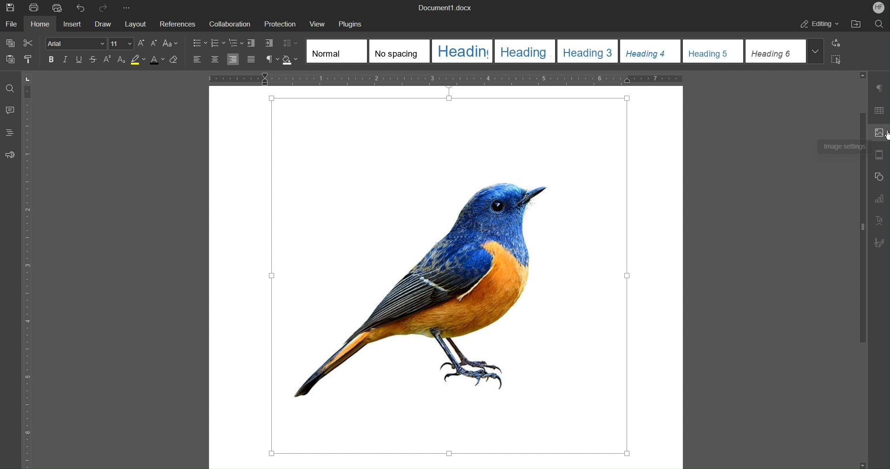  What do you see at coordinates (337, 50) in the screenshot?
I see `Normal` at bounding box center [337, 50].